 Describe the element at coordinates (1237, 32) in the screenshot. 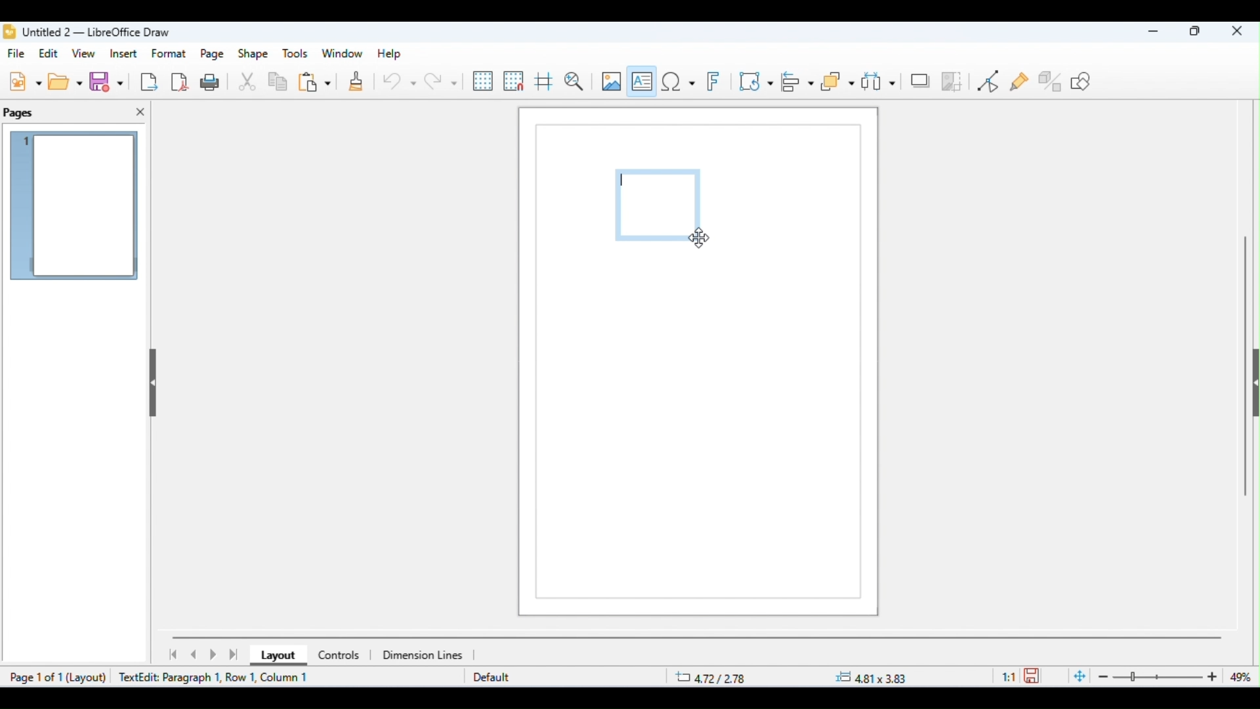

I see `close` at that location.